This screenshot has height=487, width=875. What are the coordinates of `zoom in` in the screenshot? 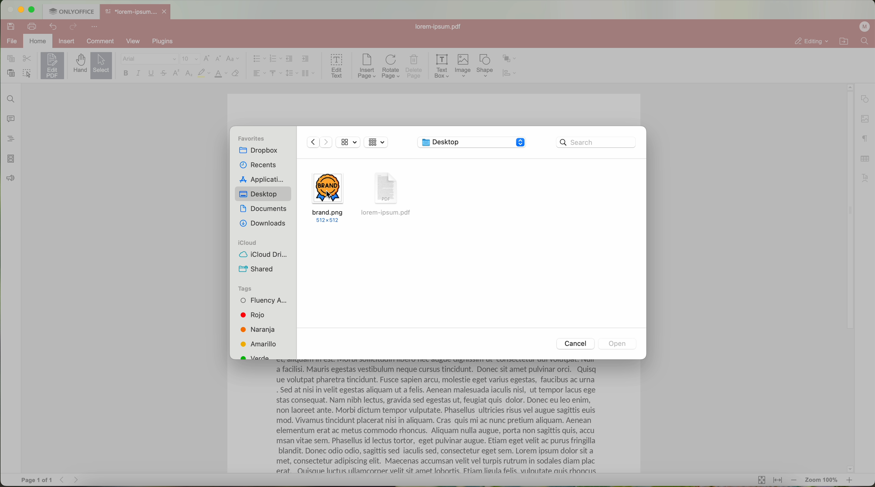 It's located at (850, 482).